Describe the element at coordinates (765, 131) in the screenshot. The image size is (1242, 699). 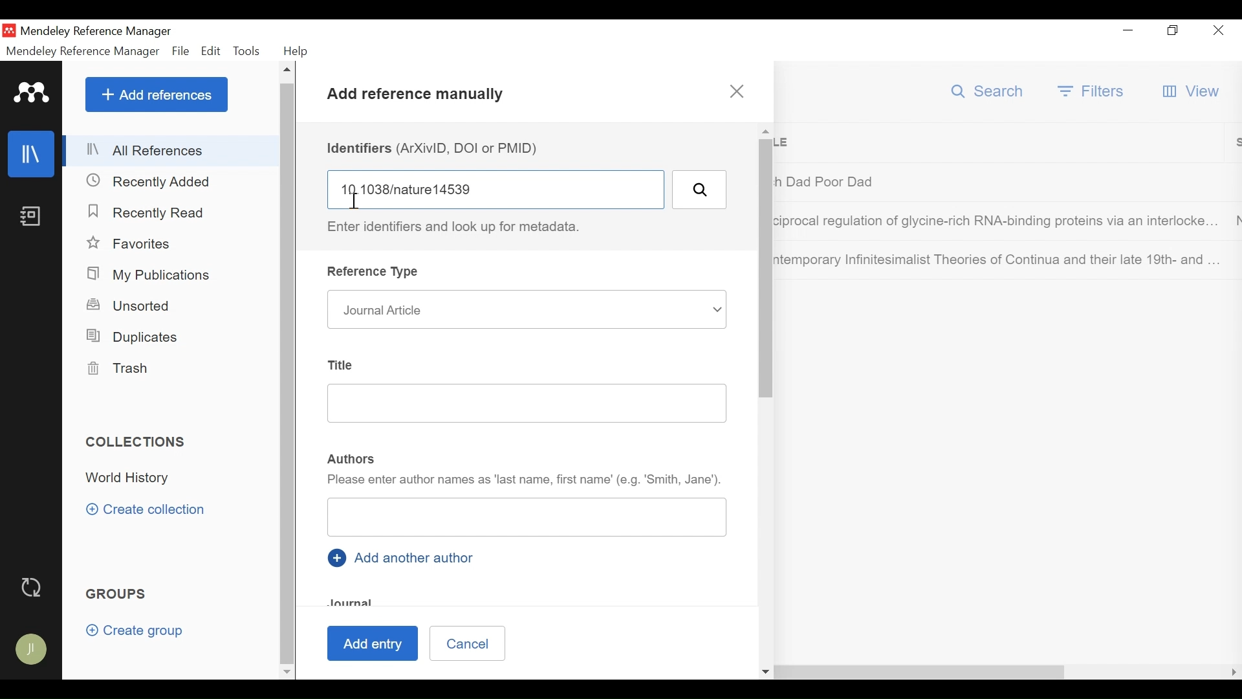
I see `Scroll up` at that location.